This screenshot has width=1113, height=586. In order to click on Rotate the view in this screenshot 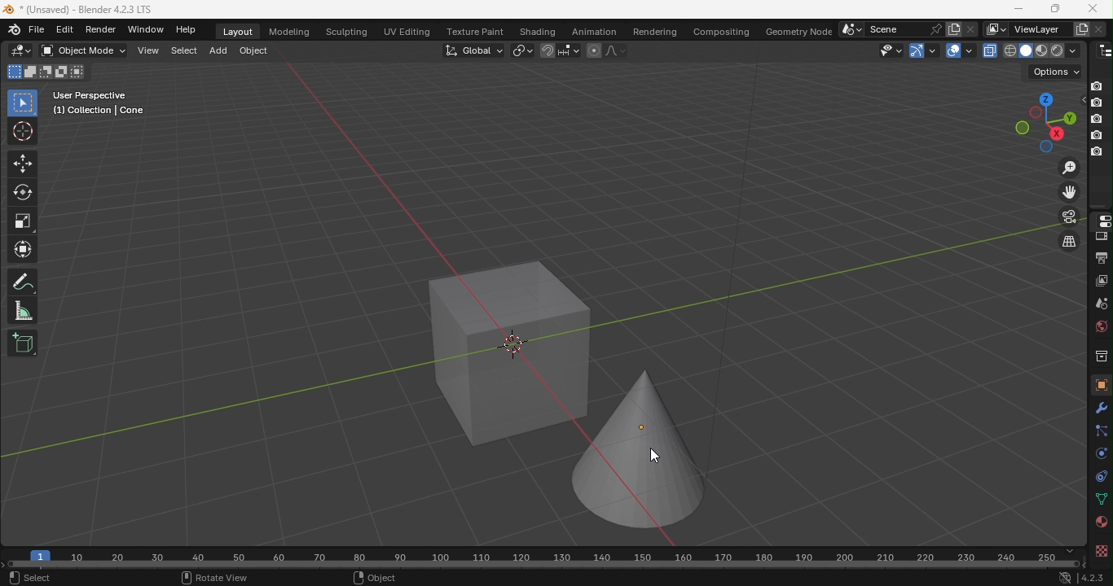, I will do `click(1044, 98)`.